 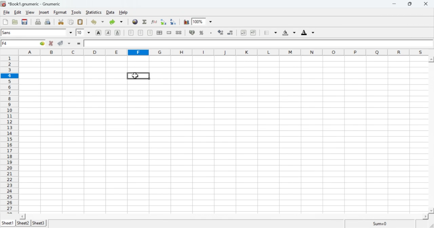 I want to click on Copy, so click(x=71, y=22).